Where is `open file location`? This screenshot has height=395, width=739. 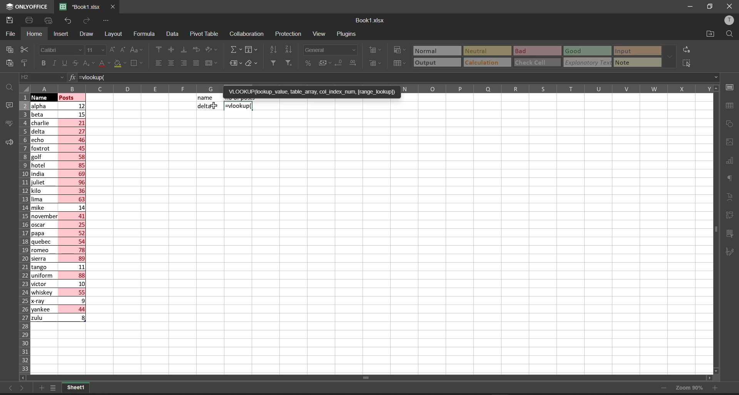
open file location is located at coordinates (711, 33).